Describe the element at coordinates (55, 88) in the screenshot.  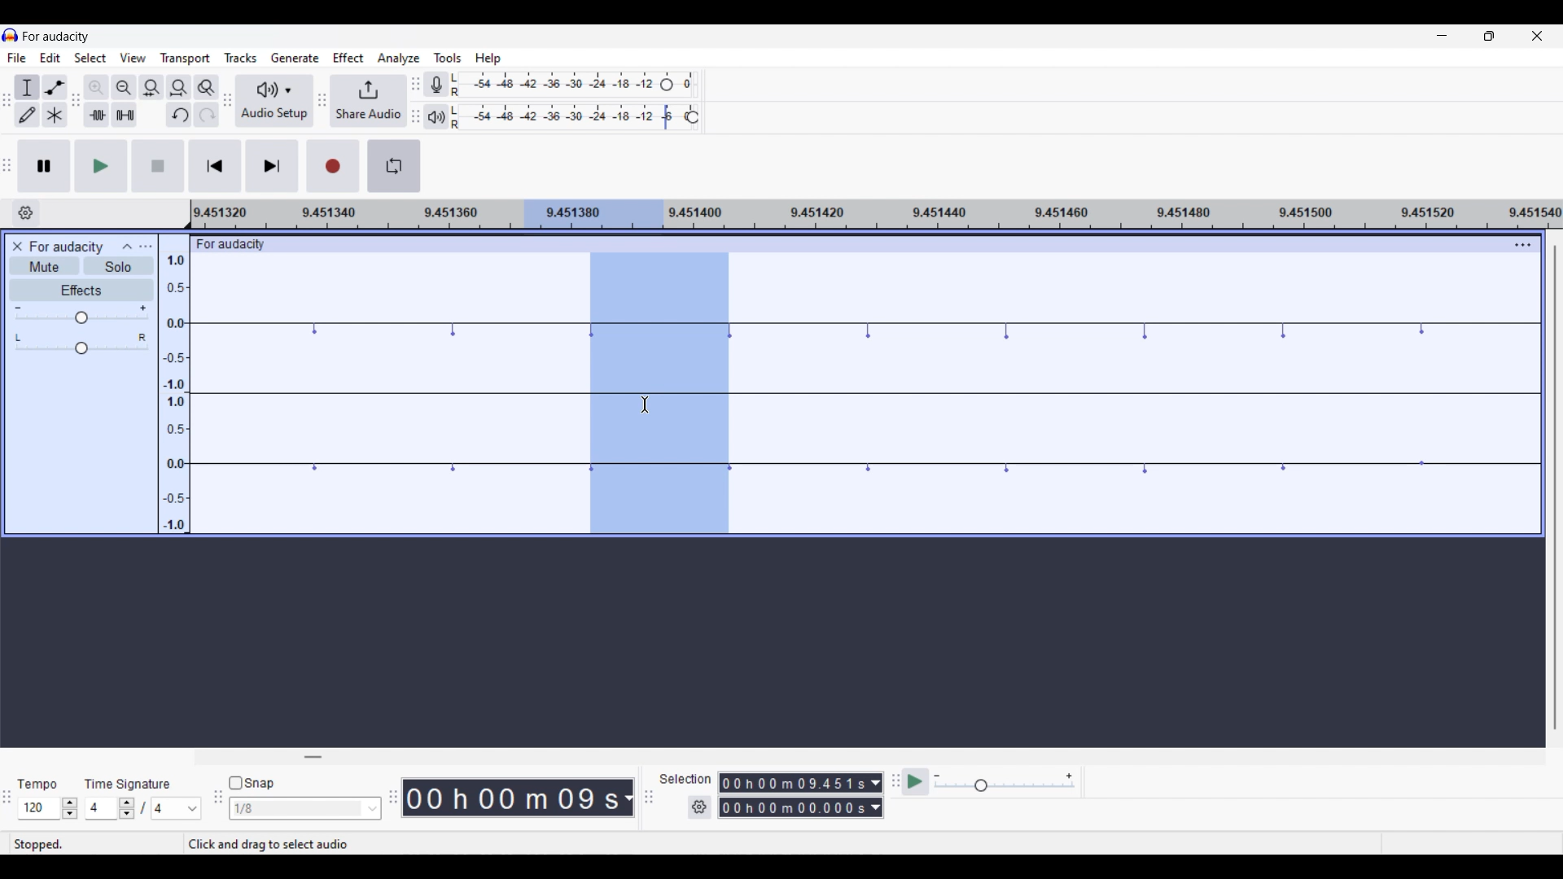
I see `Envelop tool` at that location.